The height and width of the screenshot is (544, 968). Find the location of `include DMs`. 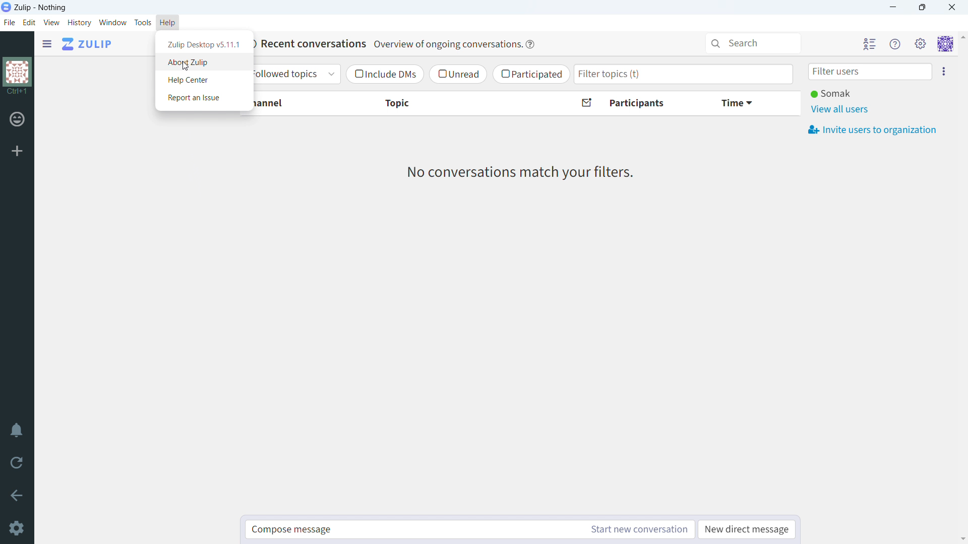

include DMs is located at coordinates (384, 75).